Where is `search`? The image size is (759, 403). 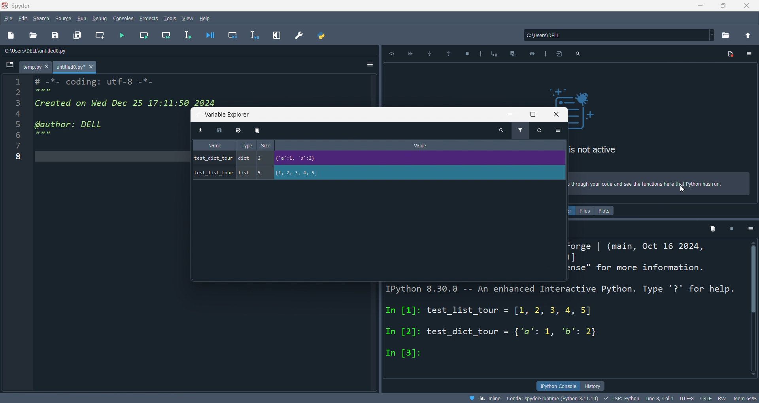
search is located at coordinates (502, 131).